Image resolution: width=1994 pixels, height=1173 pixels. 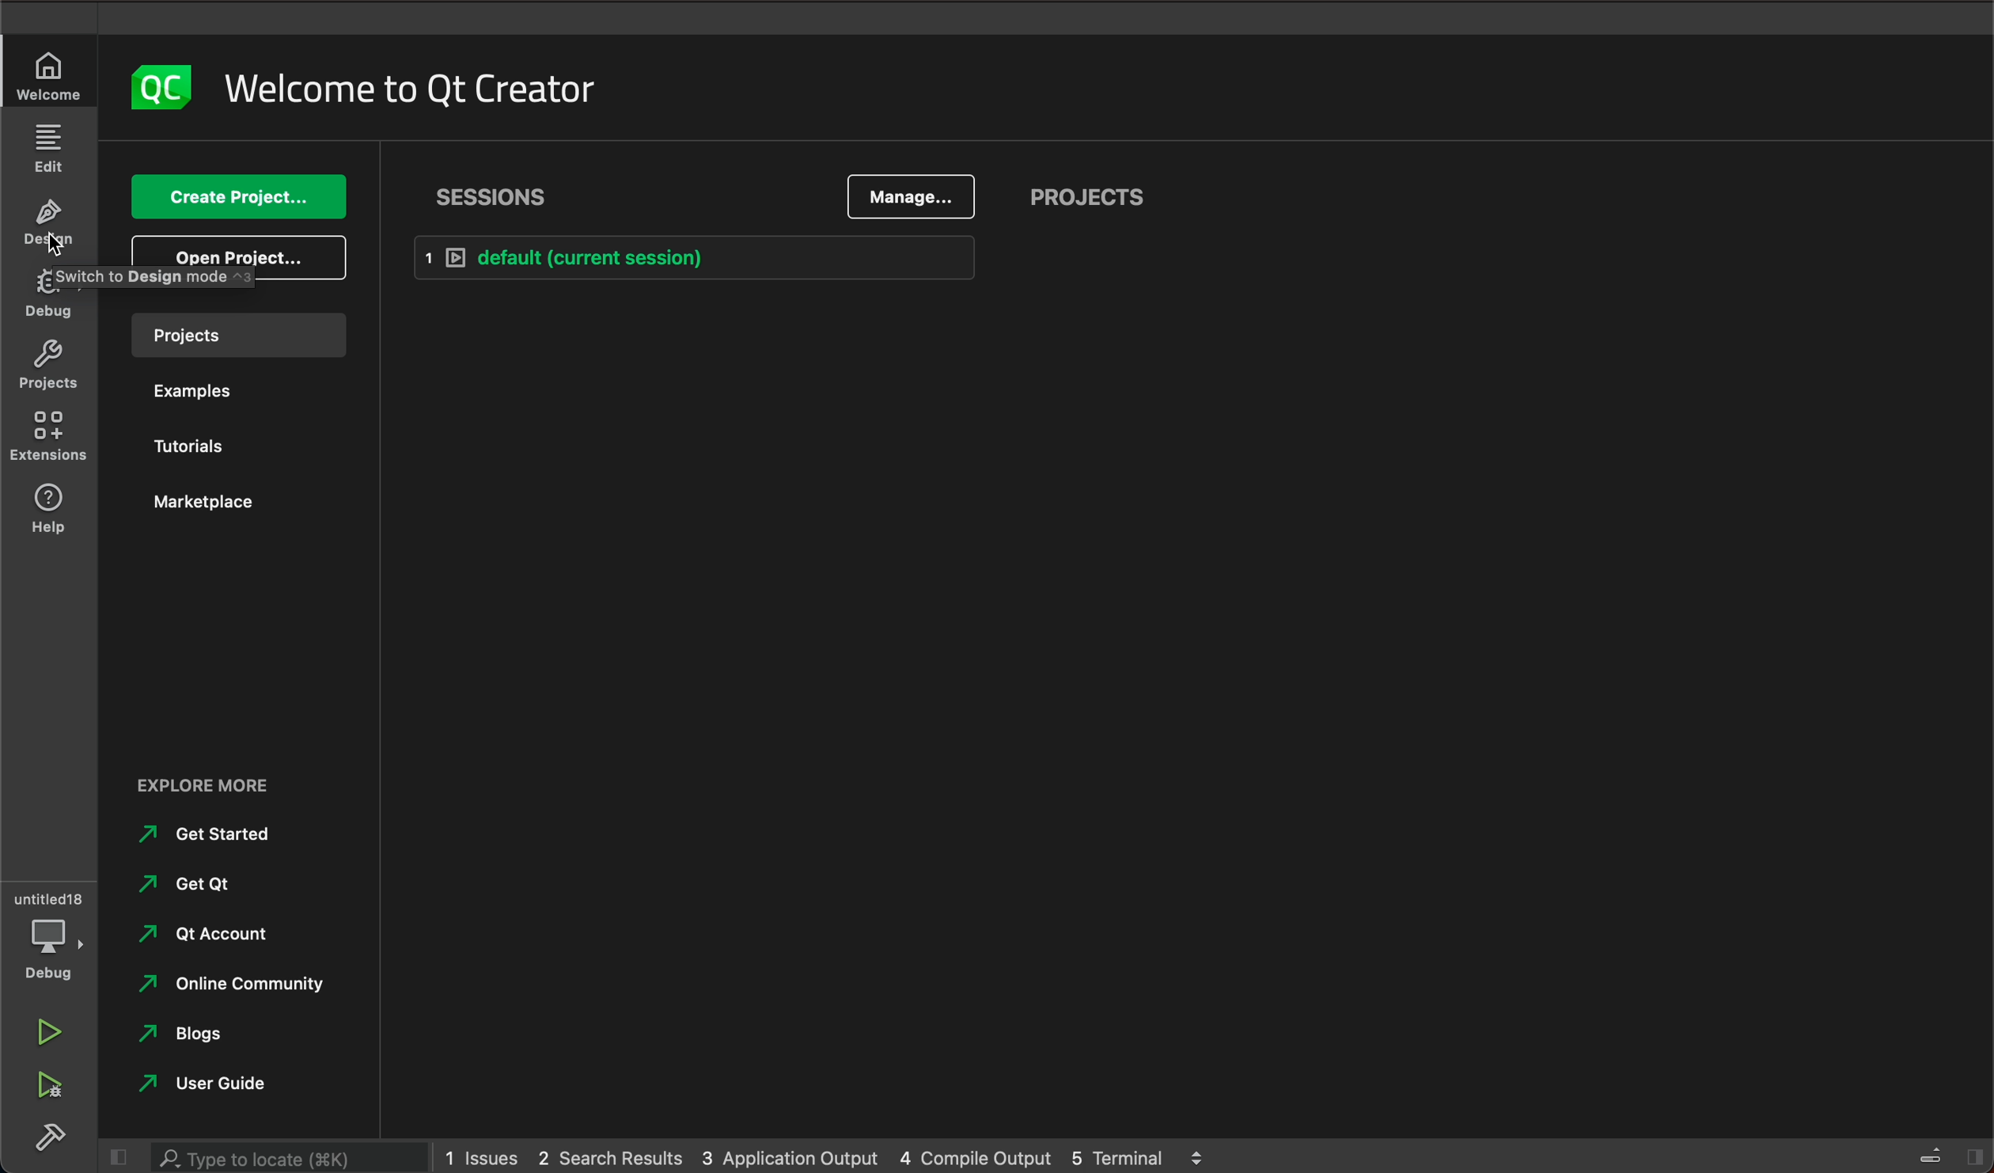 I want to click on projects, so click(x=47, y=371).